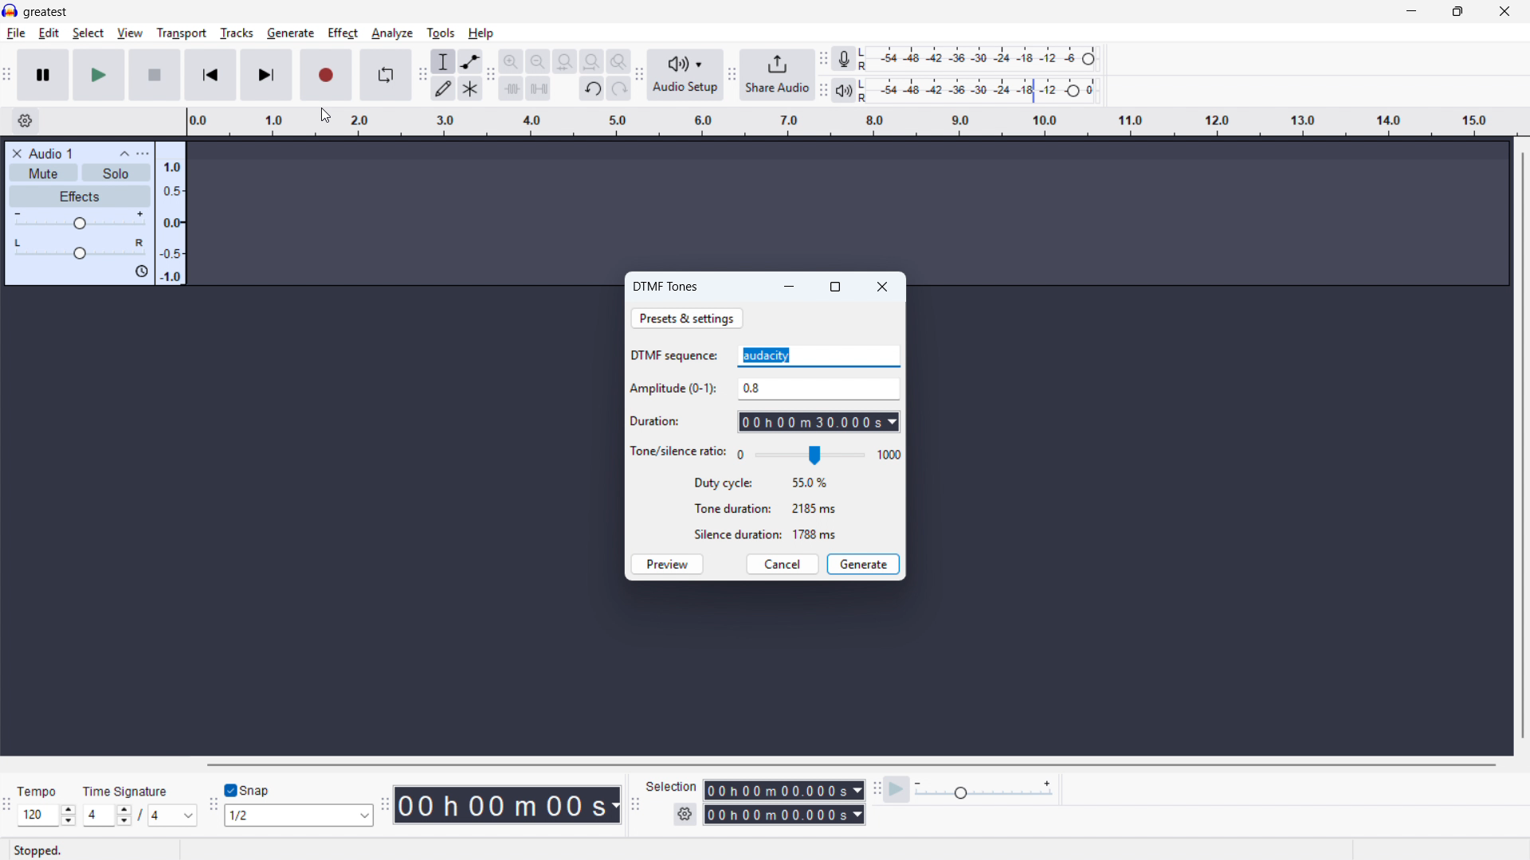 Image resolution: width=1530 pixels, height=860 pixels. I want to click on duty cycle: 55.0%, so click(763, 483).